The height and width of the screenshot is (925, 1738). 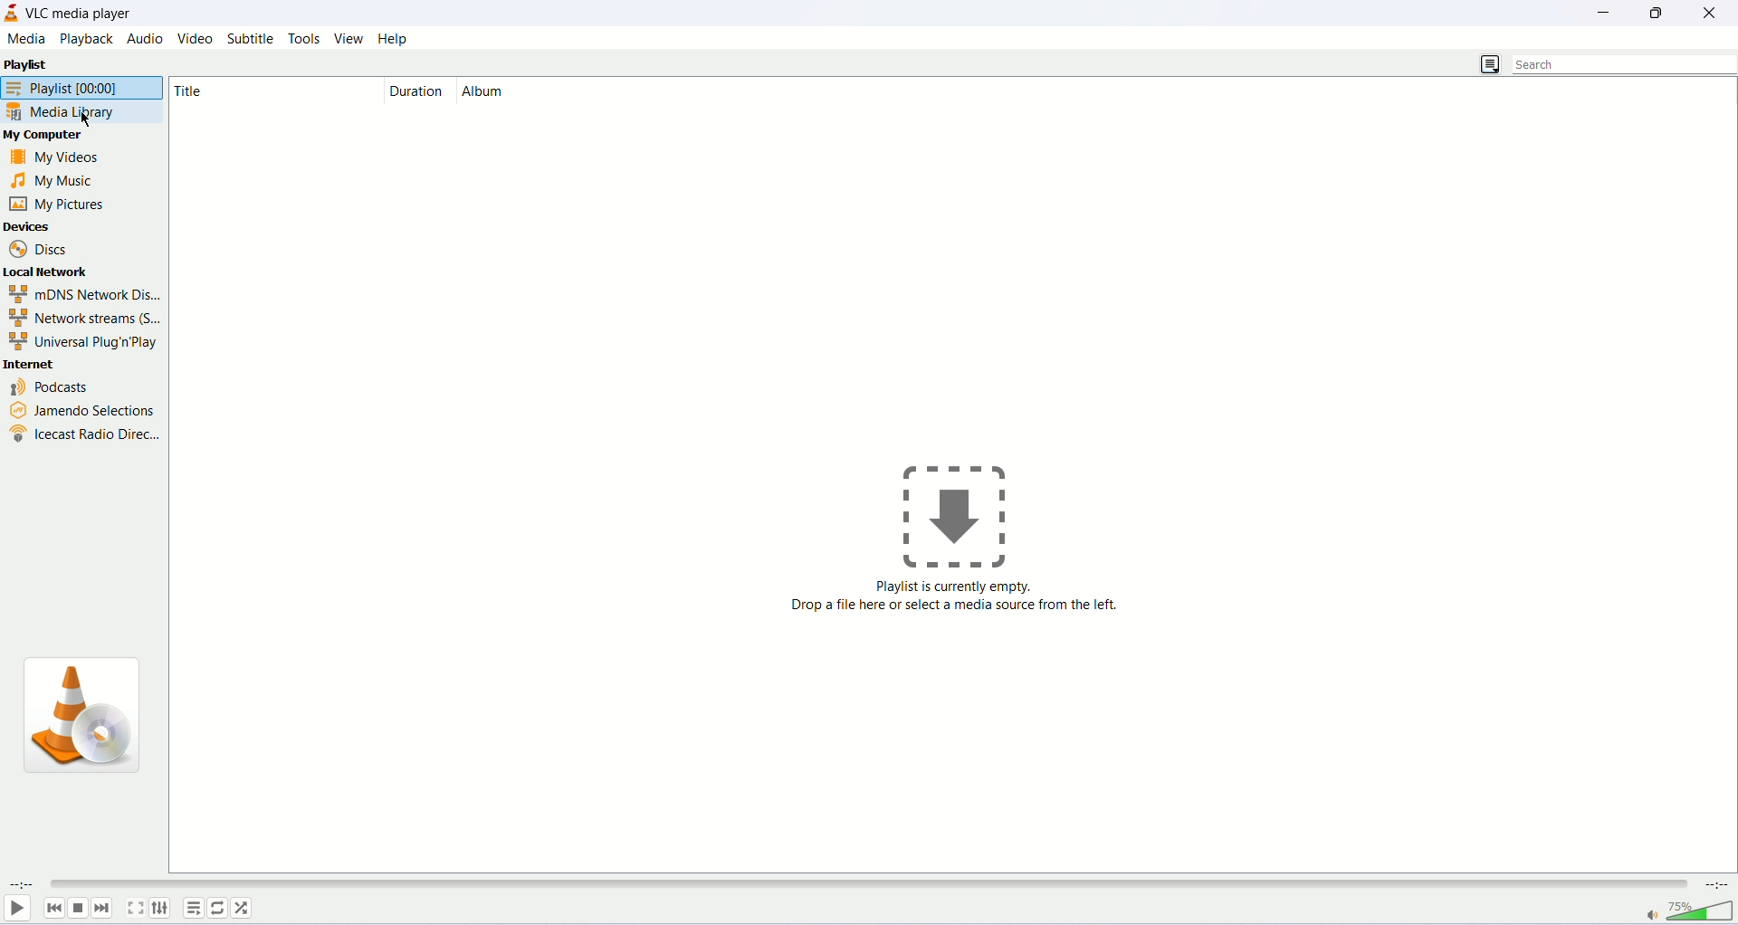 What do you see at coordinates (417, 90) in the screenshot?
I see `duration` at bounding box center [417, 90].